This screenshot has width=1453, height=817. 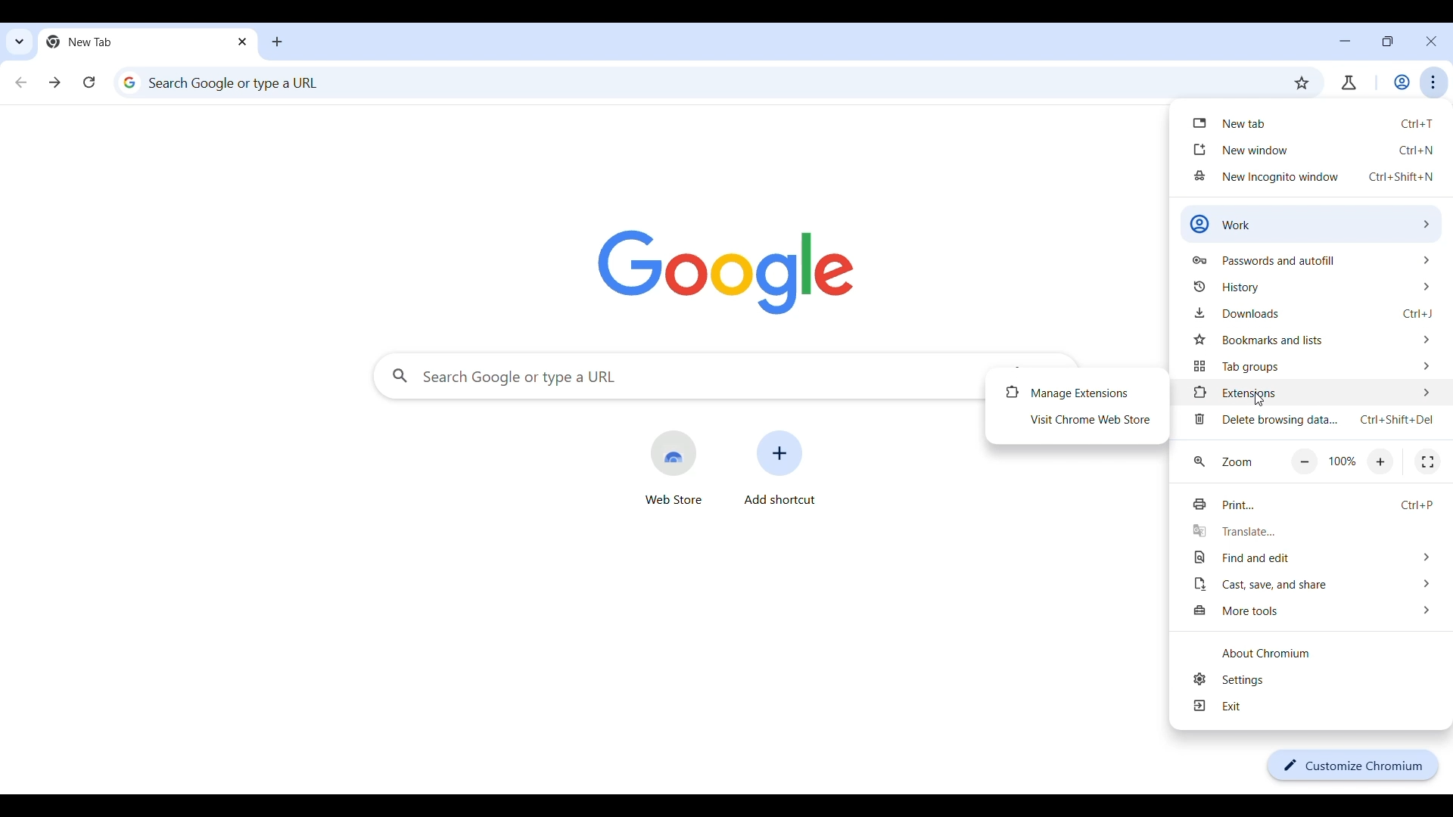 What do you see at coordinates (1315, 557) in the screenshot?
I see `Find and edit options` at bounding box center [1315, 557].